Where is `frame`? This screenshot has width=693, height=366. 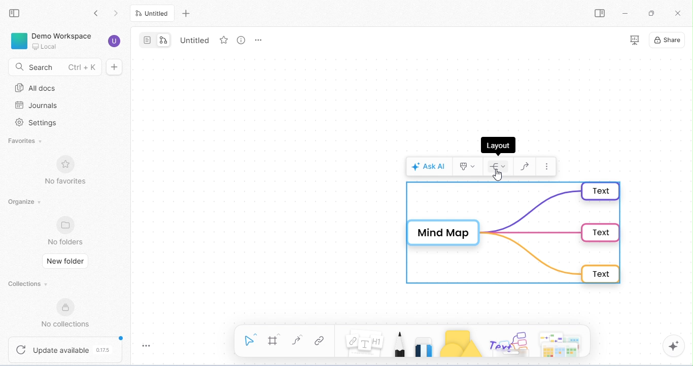
frame is located at coordinates (274, 340).